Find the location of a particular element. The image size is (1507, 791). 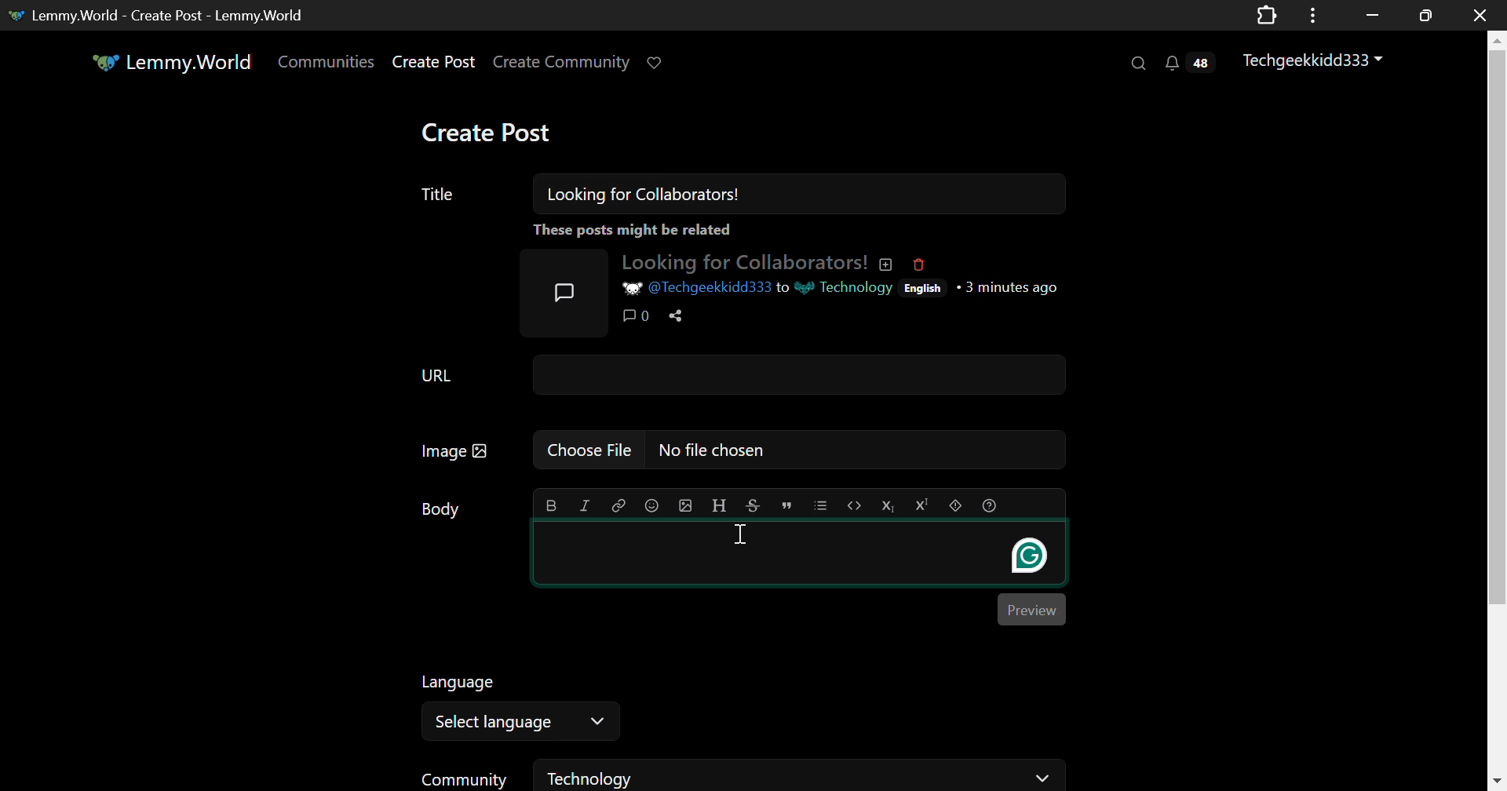

Restore Down is located at coordinates (1372, 15).